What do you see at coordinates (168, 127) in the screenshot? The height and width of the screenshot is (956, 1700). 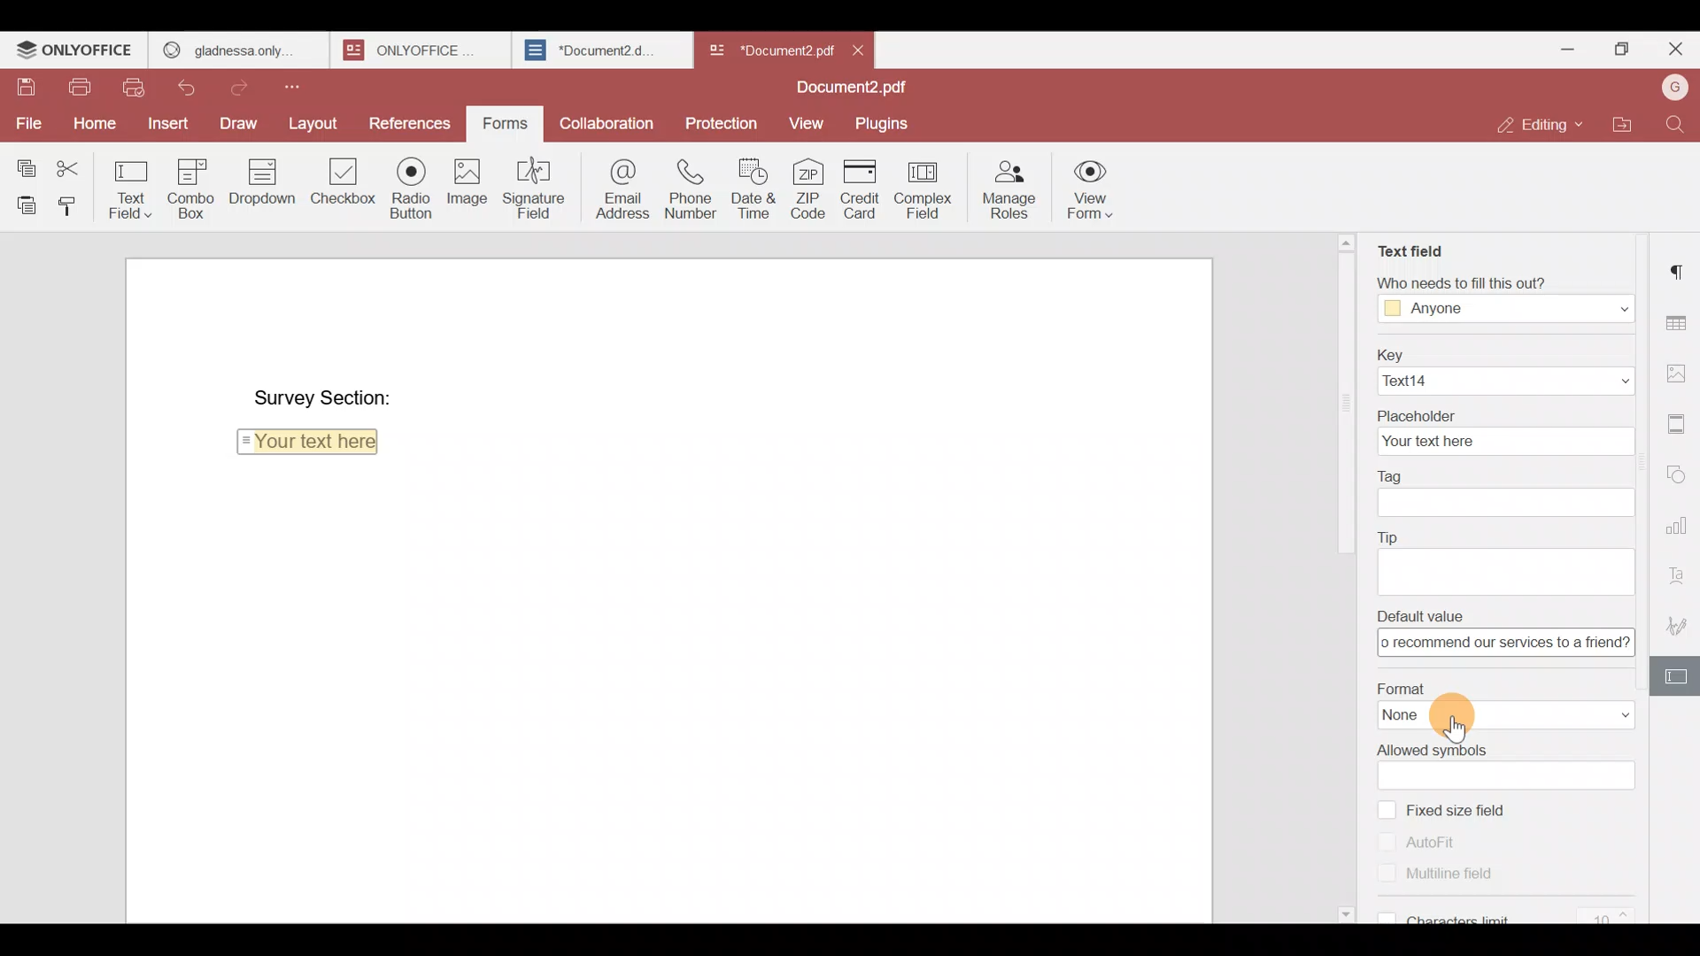 I see `Insert` at bounding box center [168, 127].